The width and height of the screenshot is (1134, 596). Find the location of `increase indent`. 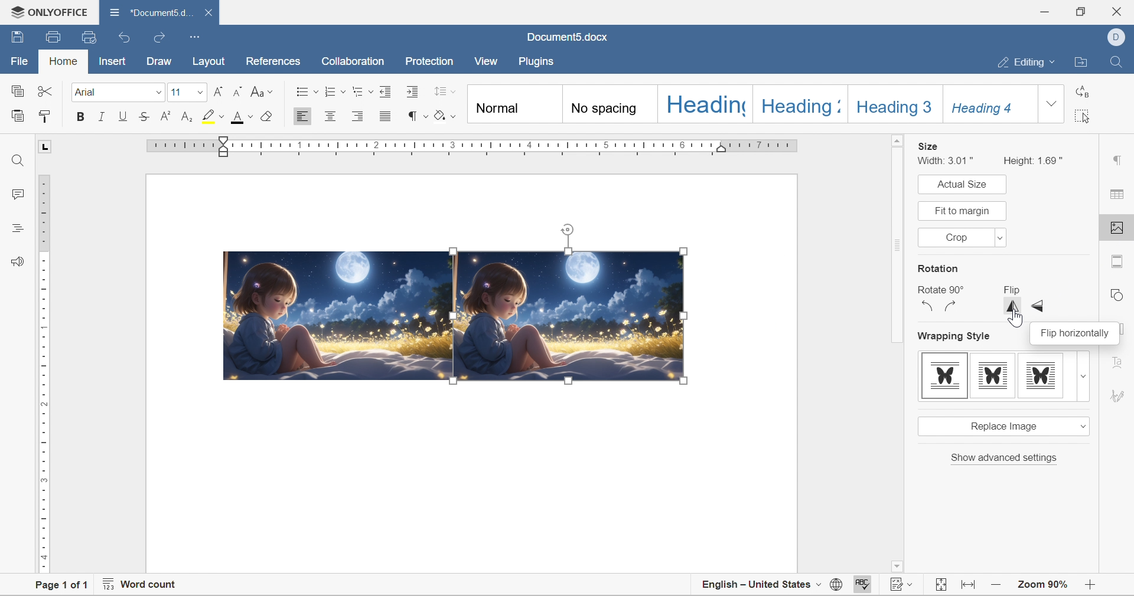

increase indent is located at coordinates (415, 91).